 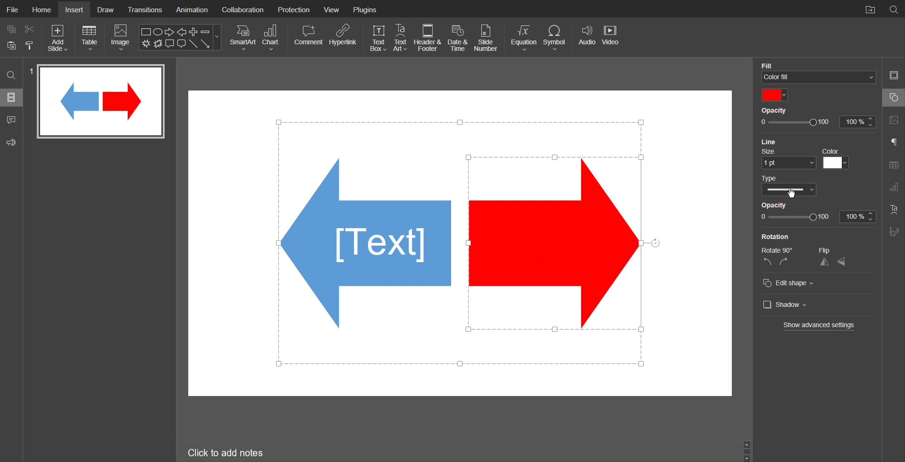 What do you see at coordinates (835, 250) in the screenshot?
I see `Flip` at bounding box center [835, 250].